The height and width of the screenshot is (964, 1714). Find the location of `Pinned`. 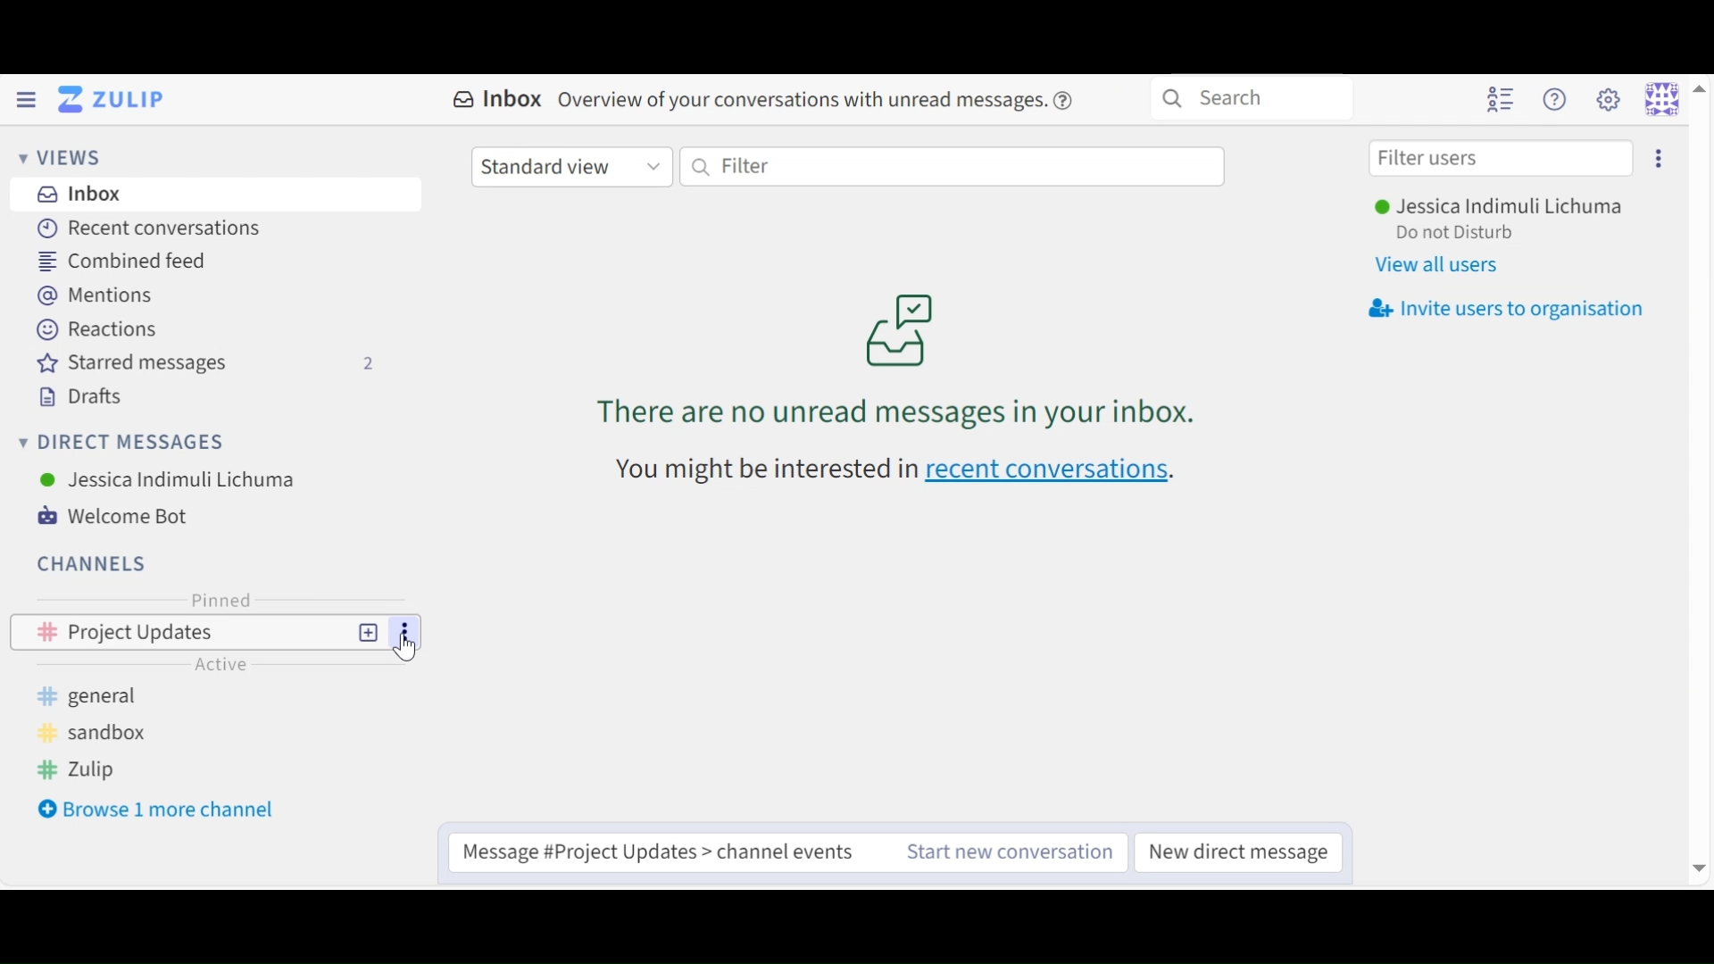

Pinned is located at coordinates (218, 602).